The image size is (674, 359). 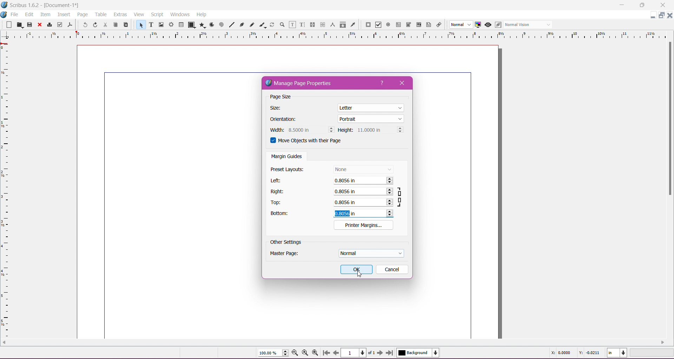 I want to click on Cursor, so click(x=357, y=273).